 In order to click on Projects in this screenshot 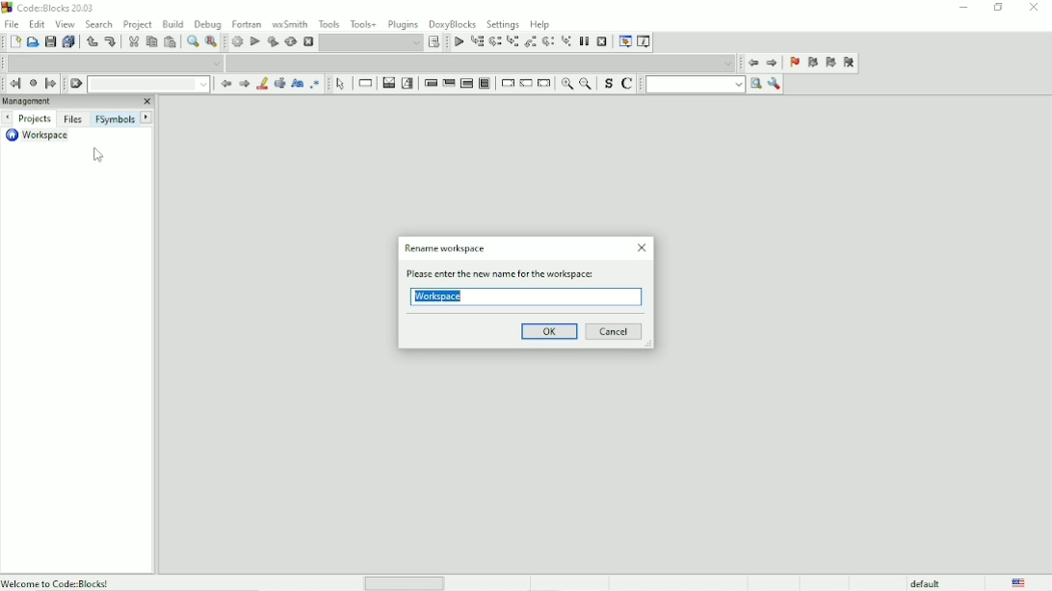, I will do `click(37, 118)`.